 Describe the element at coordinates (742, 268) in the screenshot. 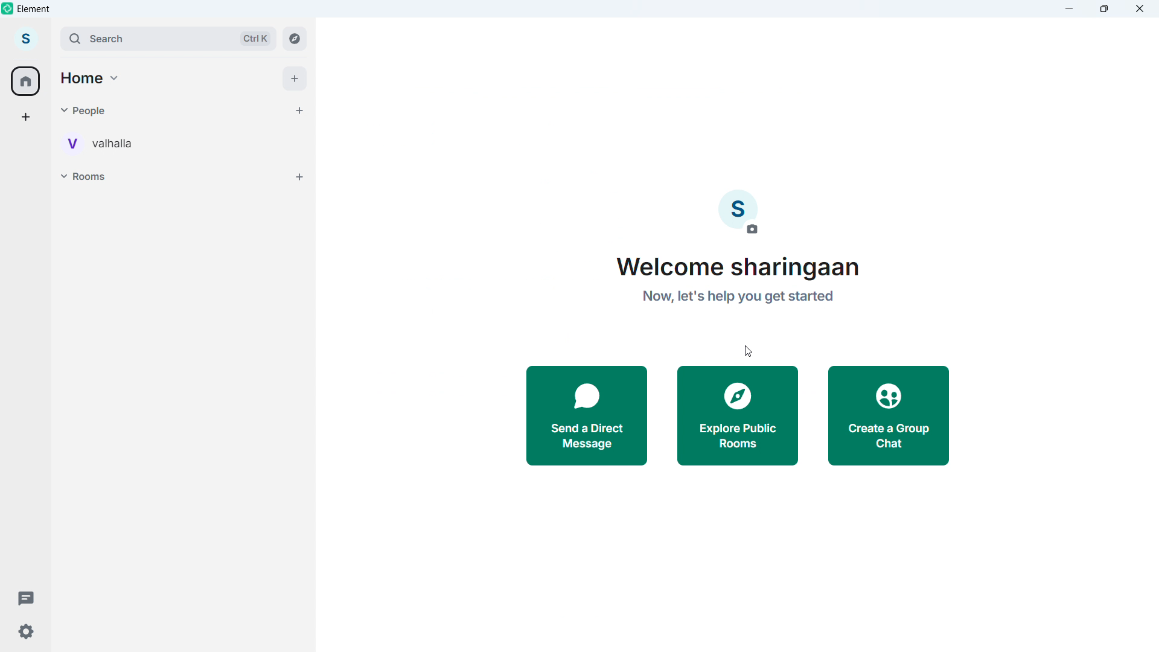

I see `Welcome sharingaan` at that location.